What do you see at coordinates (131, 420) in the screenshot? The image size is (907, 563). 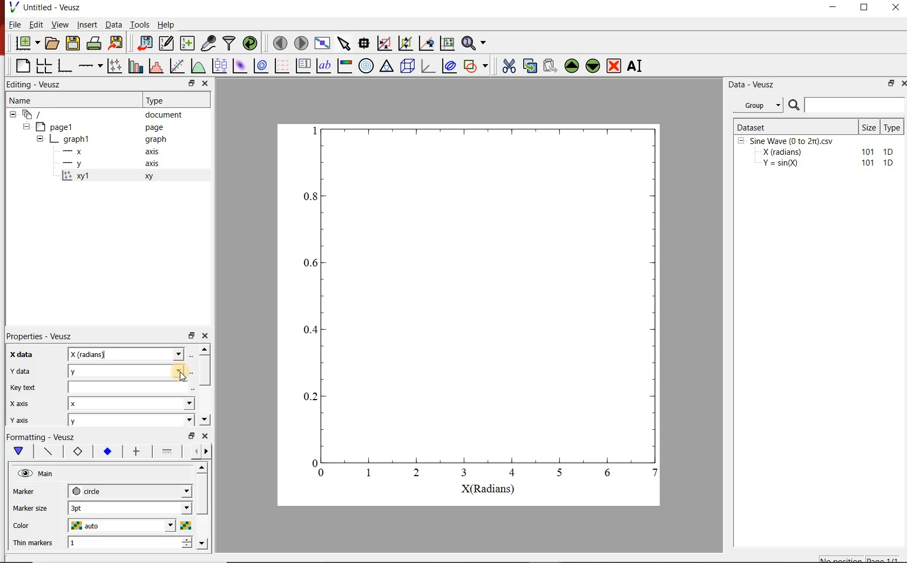 I see `y` at bounding box center [131, 420].